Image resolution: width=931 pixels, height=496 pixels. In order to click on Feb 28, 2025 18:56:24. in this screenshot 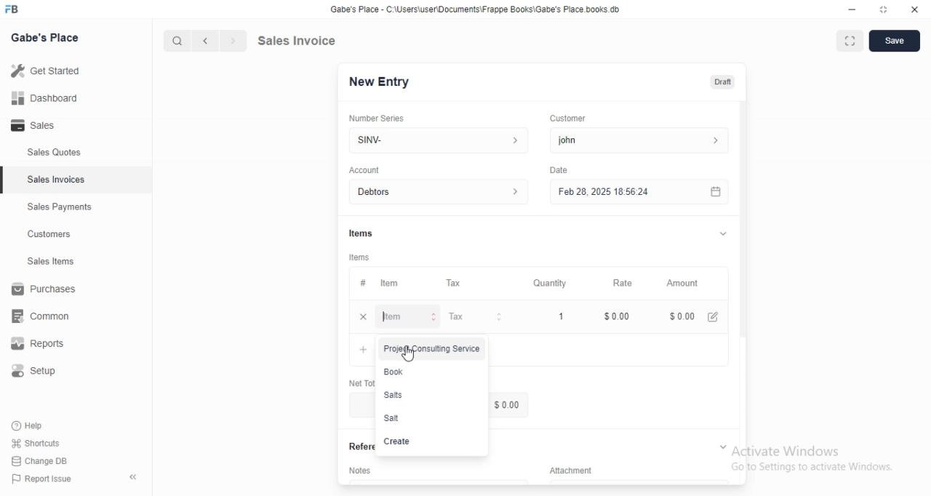, I will do `click(636, 191)`.